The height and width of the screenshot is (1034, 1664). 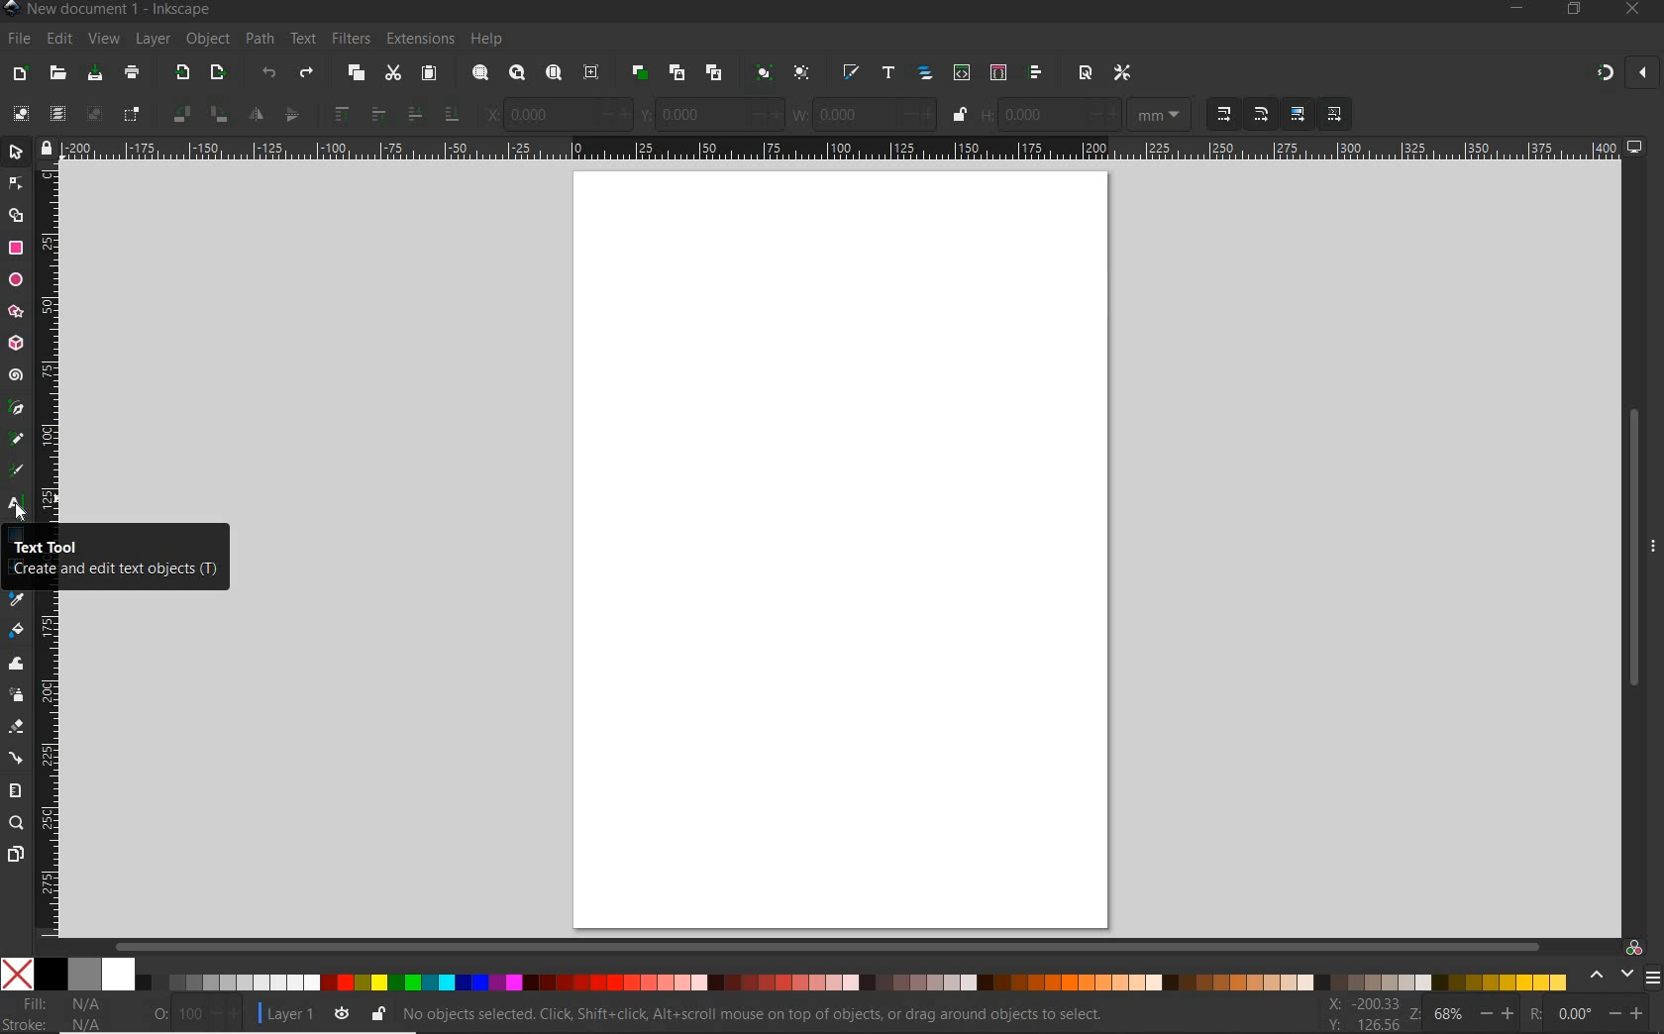 I want to click on toggle currnt layer, so click(x=342, y=1012).